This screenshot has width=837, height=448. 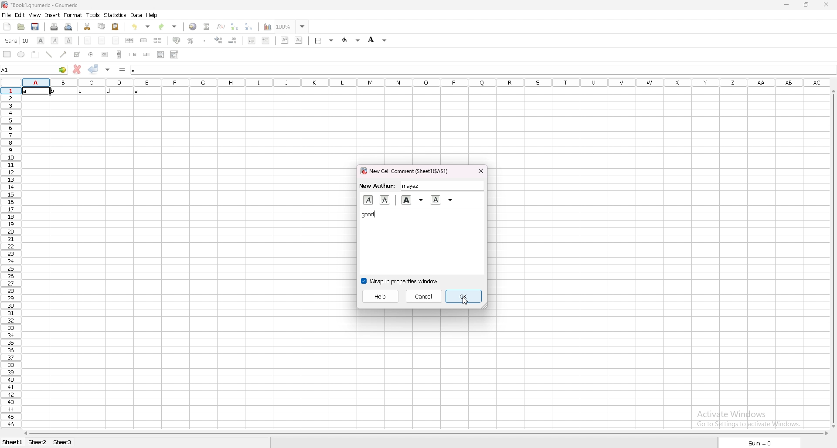 What do you see at coordinates (11, 258) in the screenshot?
I see `rows` at bounding box center [11, 258].